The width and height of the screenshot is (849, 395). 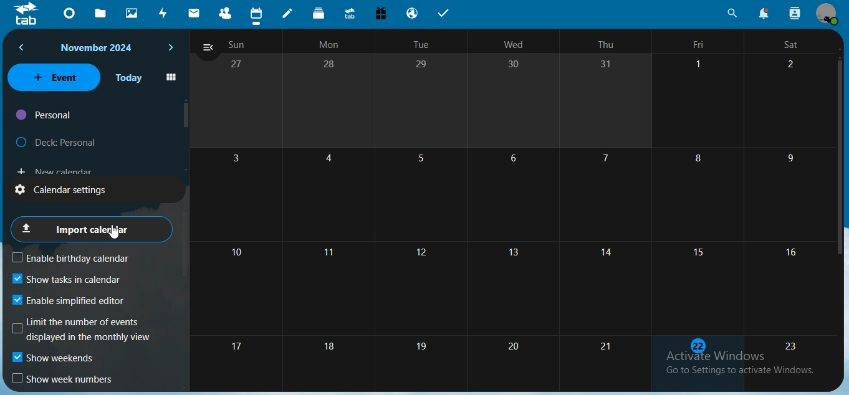 I want to click on close navigation, so click(x=208, y=49).